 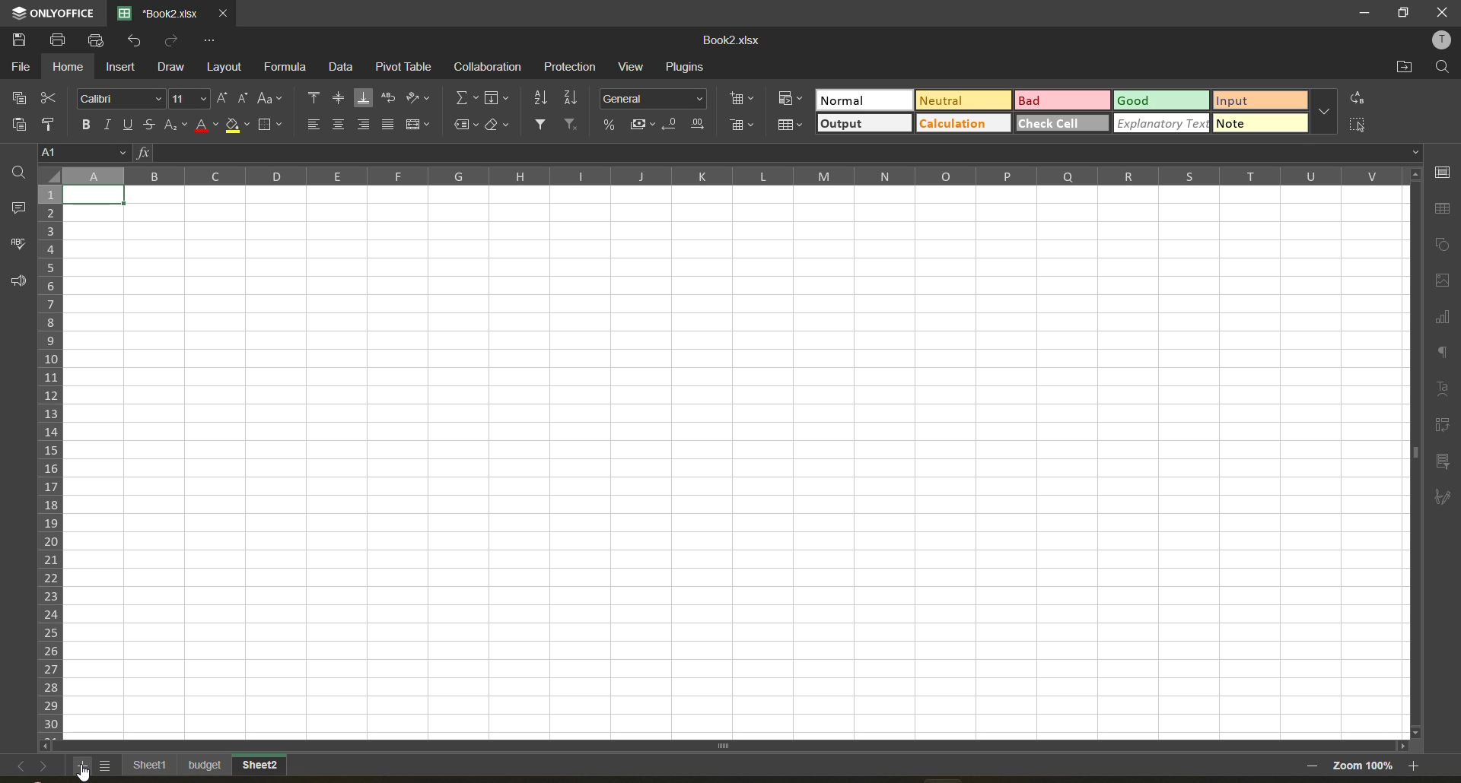 What do you see at coordinates (49, 126) in the screenshot?
I see `copy style` at bounding box center [49, 126].